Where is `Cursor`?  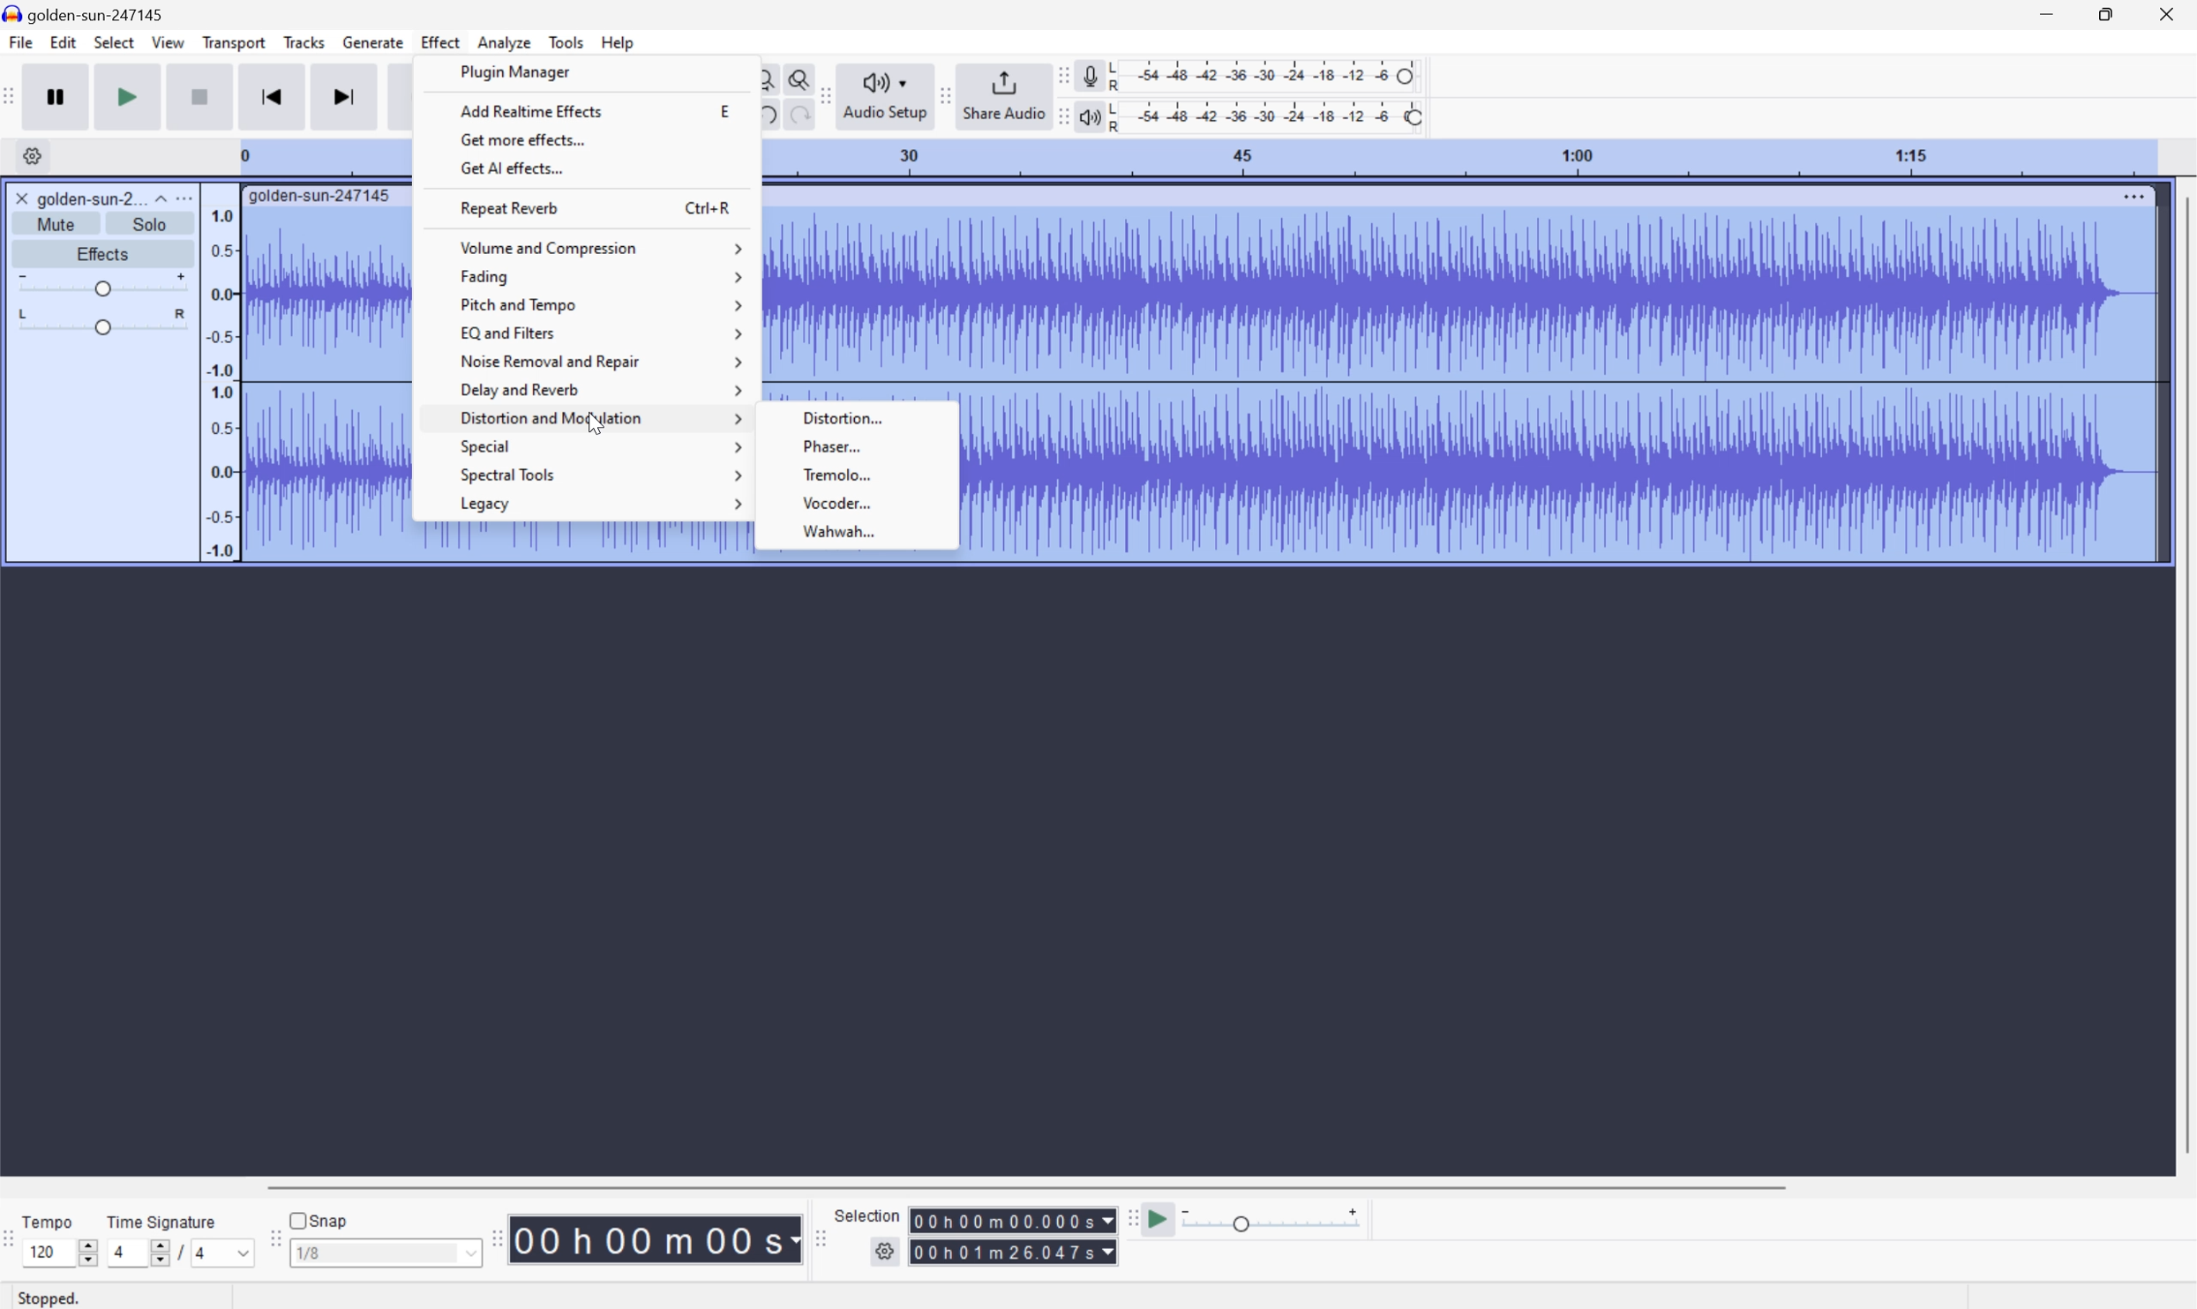
Cursor is located at coordinates (596, 428).